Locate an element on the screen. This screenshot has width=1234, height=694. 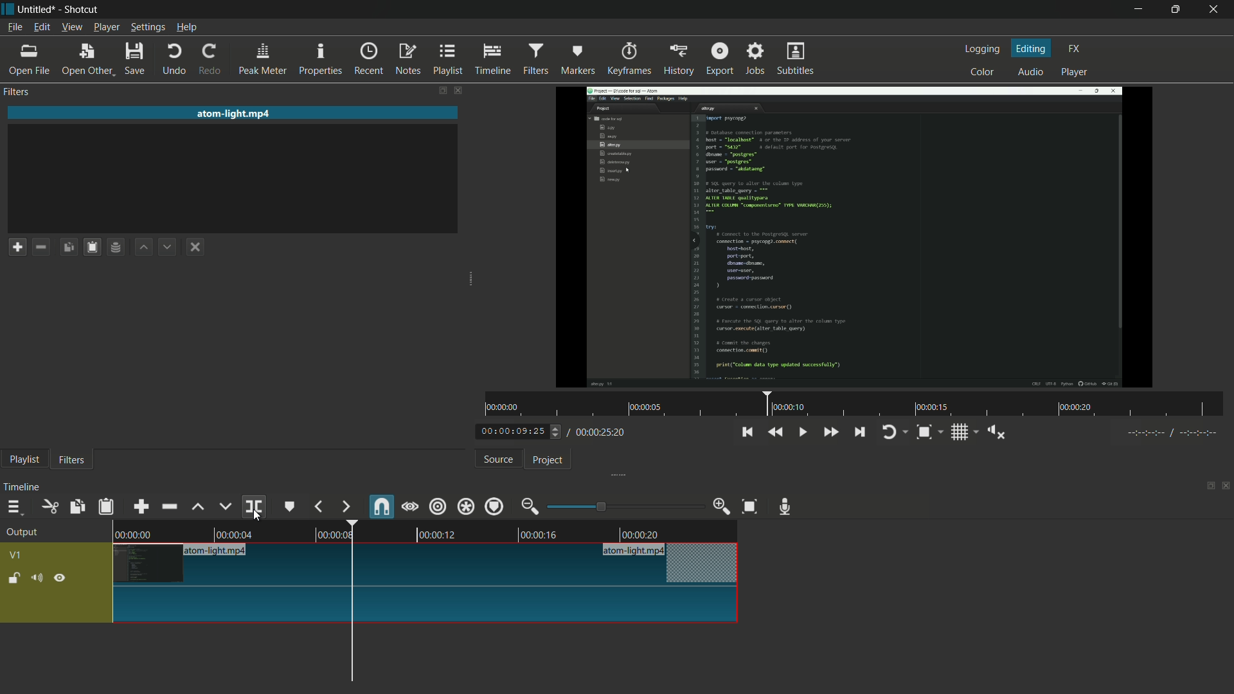
current time is located at coordinates (517, 432).